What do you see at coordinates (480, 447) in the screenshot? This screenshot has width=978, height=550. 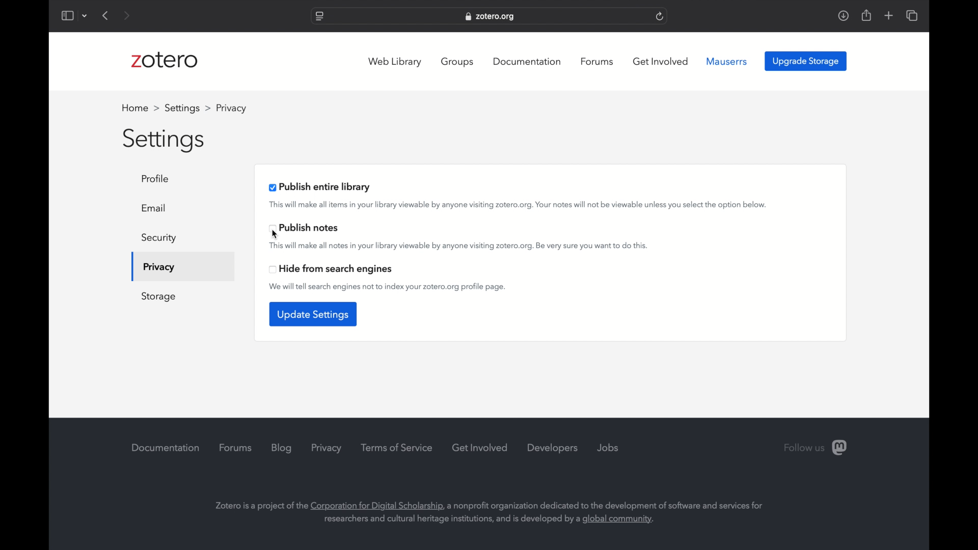 I see `get involved` at bounding box center [480, 447].